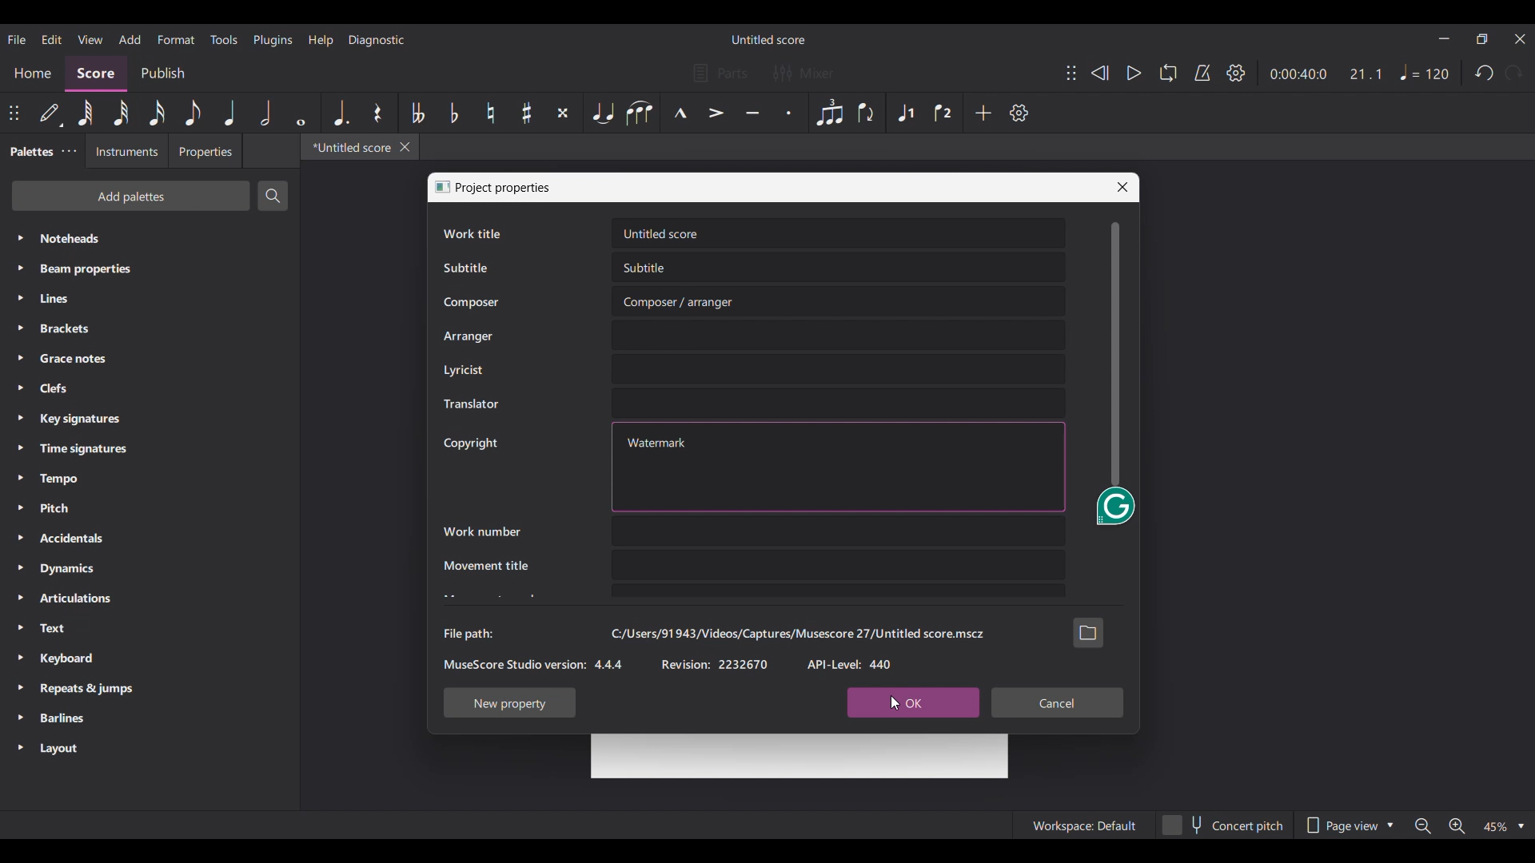 Image resolution: width=1535 pixels, height=863 pixels. I want to click on Change position, so click(1072, 73).